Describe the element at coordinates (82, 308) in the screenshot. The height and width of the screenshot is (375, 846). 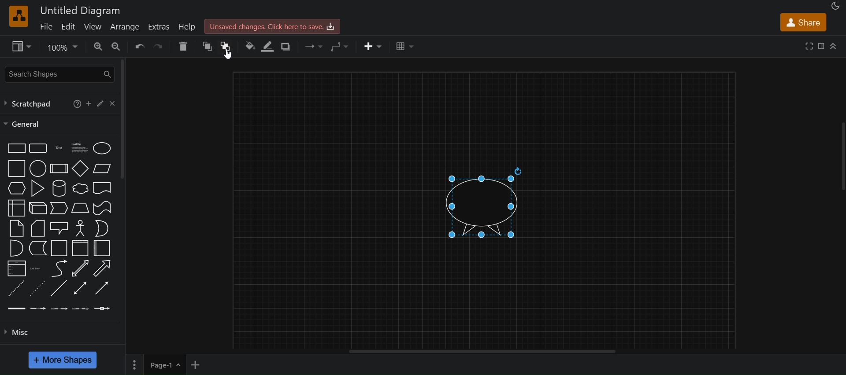
I see `connetor with 3 lable` at that location.